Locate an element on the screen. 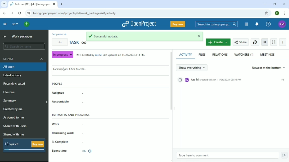 The height and width of the screenshot is (162, 289). KM is located at coordinates (282, 24).